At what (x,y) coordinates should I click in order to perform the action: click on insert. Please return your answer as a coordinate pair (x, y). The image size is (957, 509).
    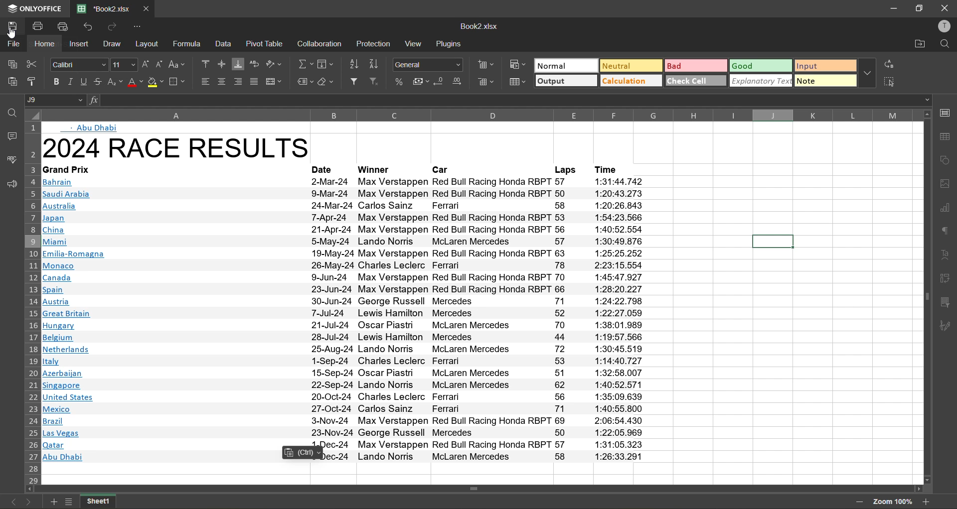
    Looking at the image, I should click on (81, 44).